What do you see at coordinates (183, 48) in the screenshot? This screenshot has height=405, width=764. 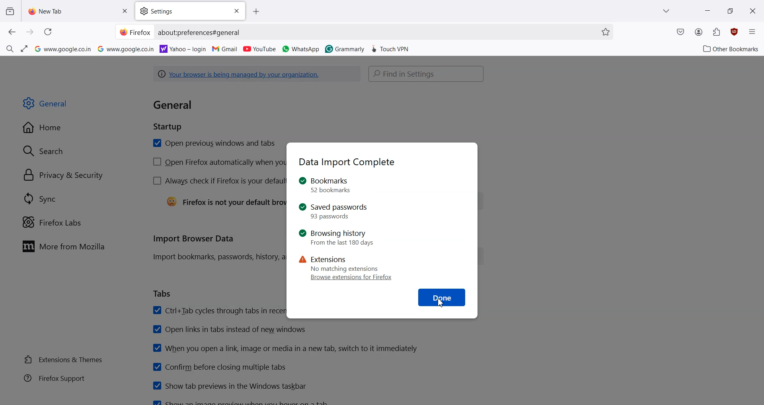 I see `Yahoo Bookmark` at bounding box center [183, 48].